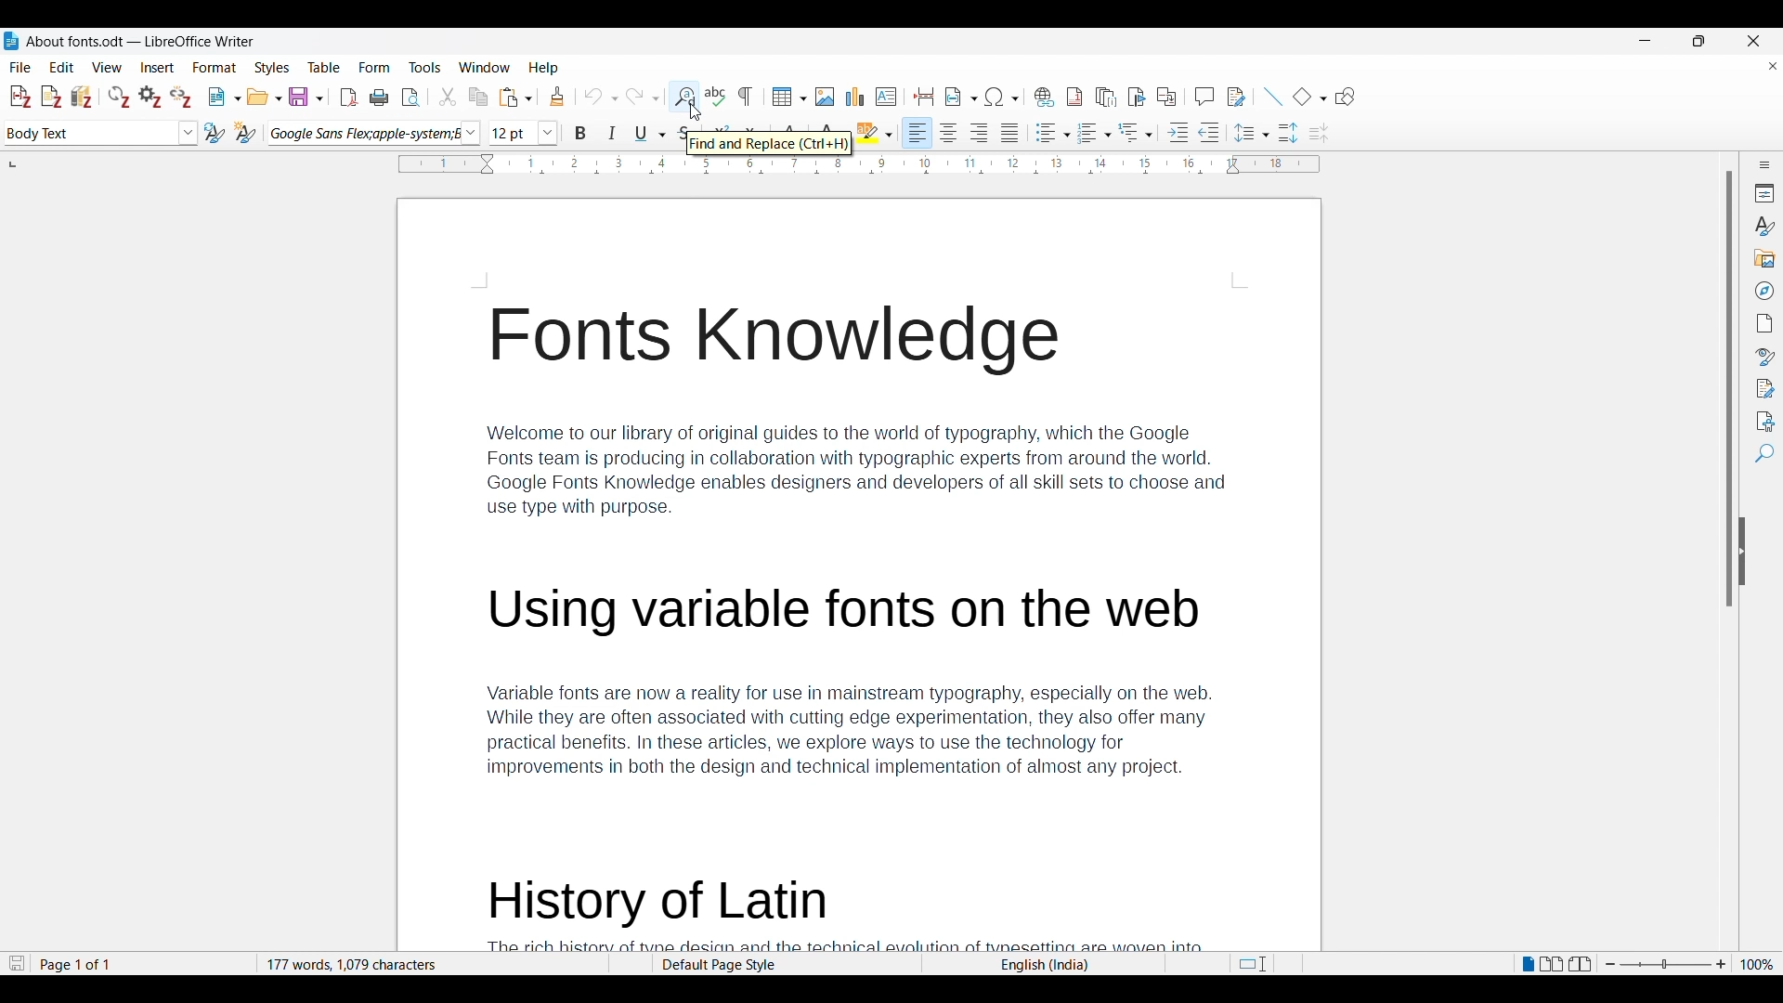 This screenshot has height=1003, width=1783. What do you see at coordinates (1698, 41) in the screenshot?
I see `Show interface in a smaller tab` at bounding box center [1698, 41].